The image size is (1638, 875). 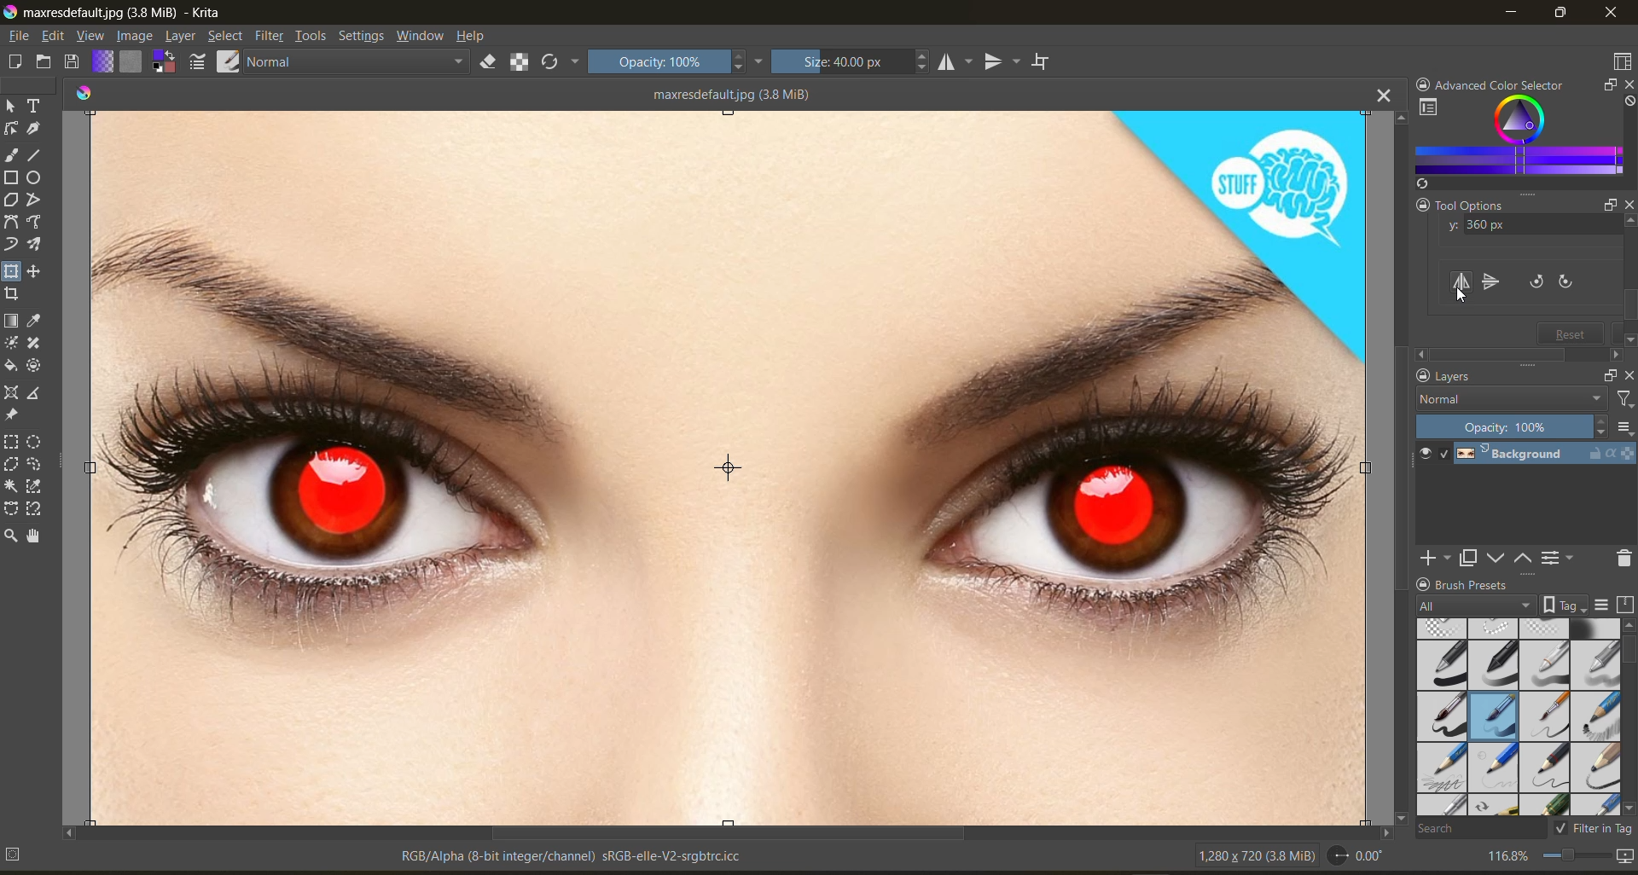 I want to click on lock docker, so click(x=1420, y=81).